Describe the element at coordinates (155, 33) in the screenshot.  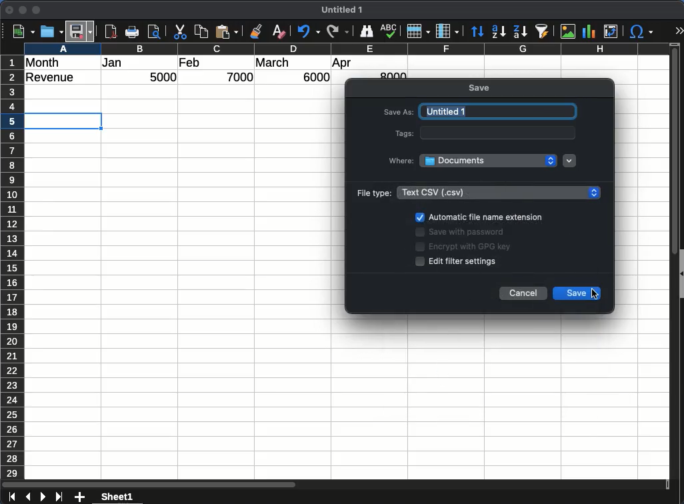
I see `print preview` at that location.